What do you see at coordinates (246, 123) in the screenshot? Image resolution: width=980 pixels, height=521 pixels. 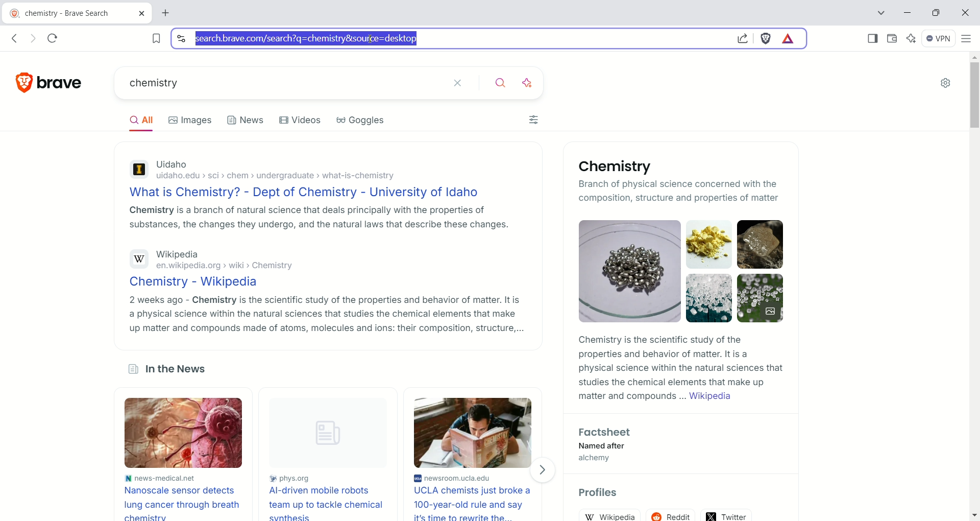 I see `News` at bounding box center [246, 123].